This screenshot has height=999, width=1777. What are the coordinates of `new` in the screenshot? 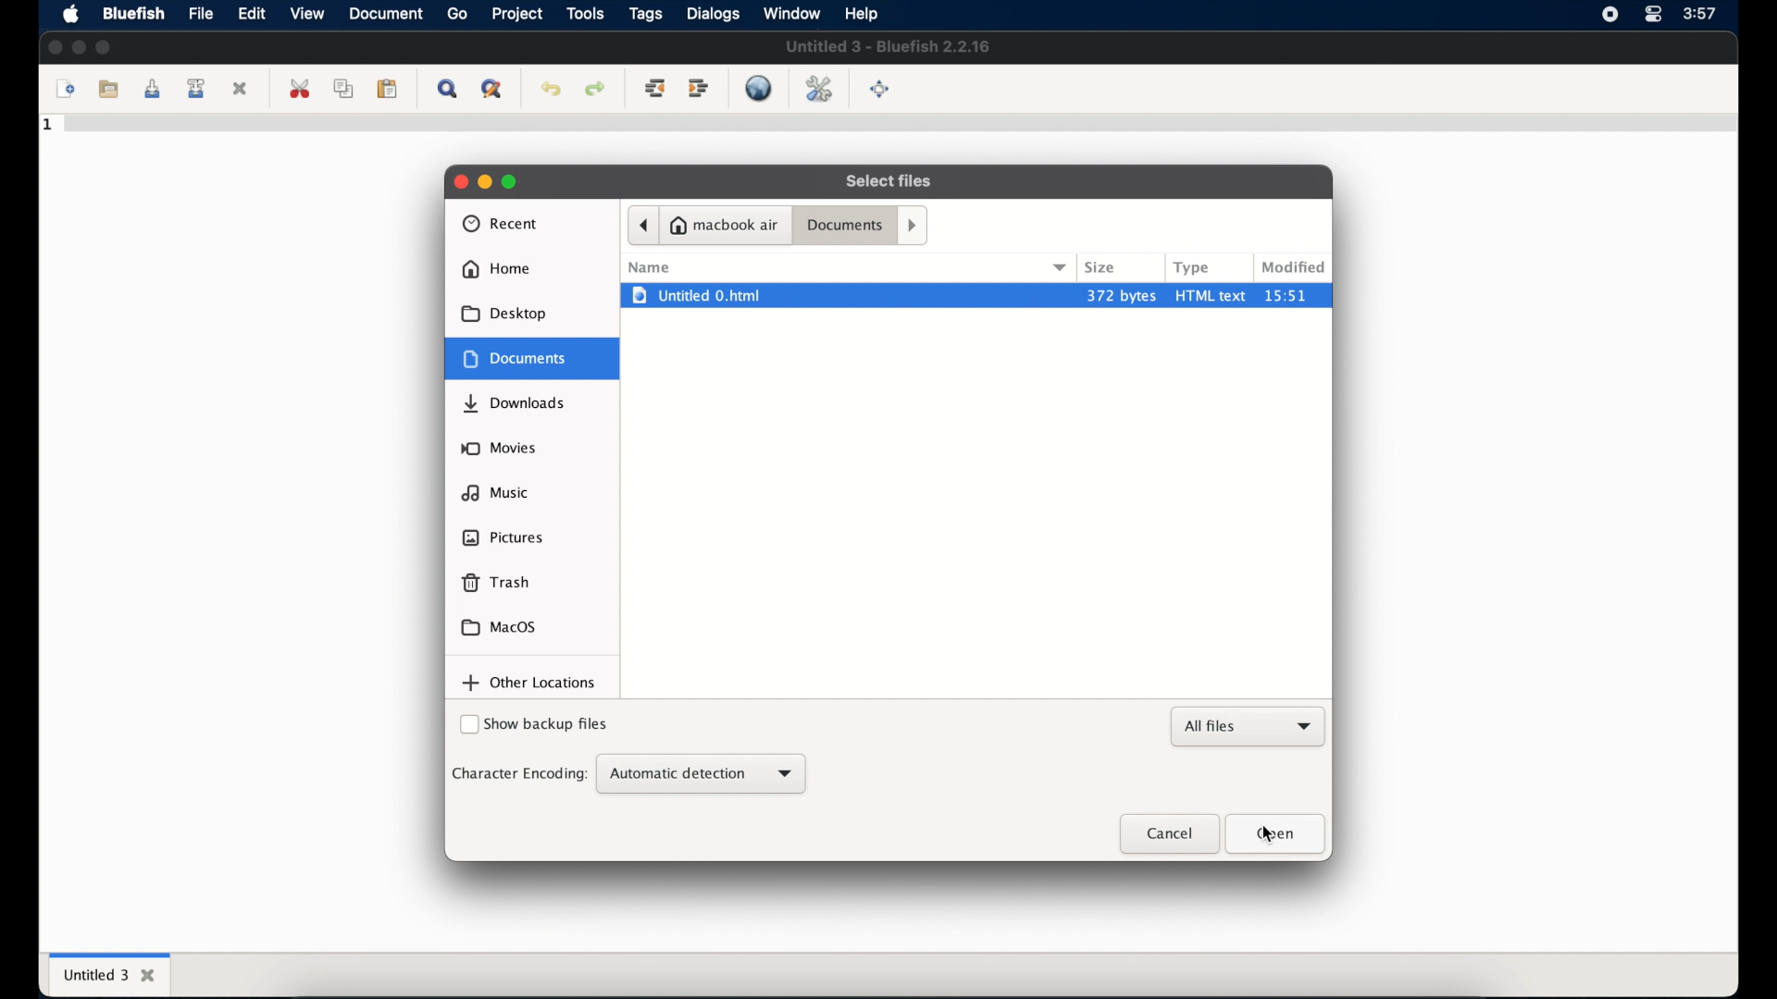 It's located at (63, 90).